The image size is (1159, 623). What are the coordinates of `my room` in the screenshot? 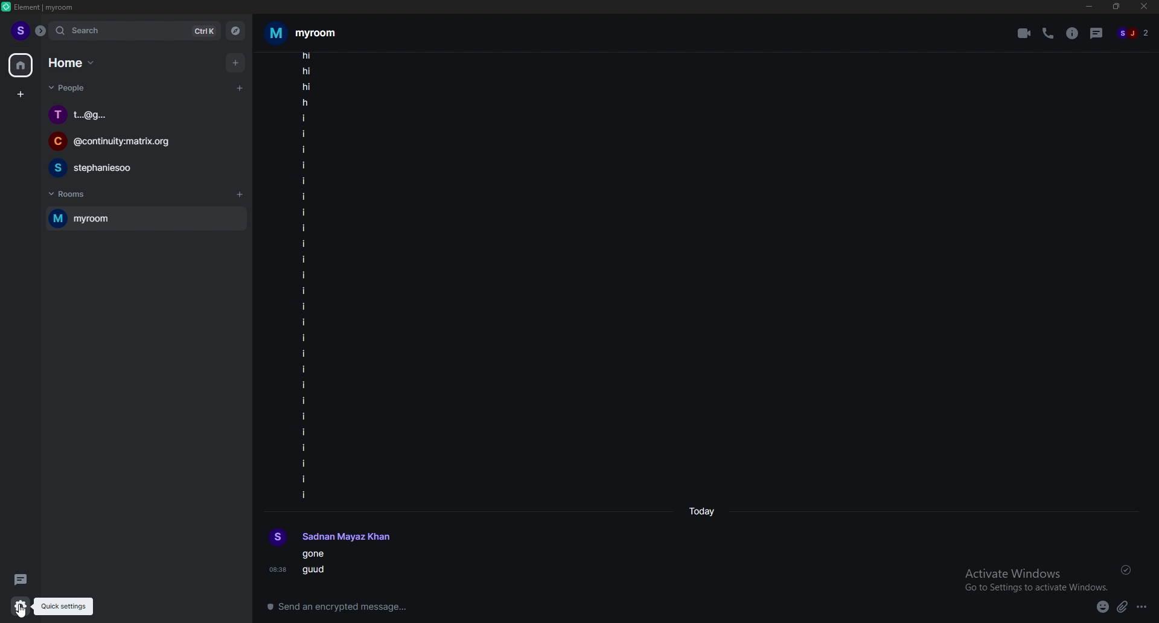 It's located at (305, 31).